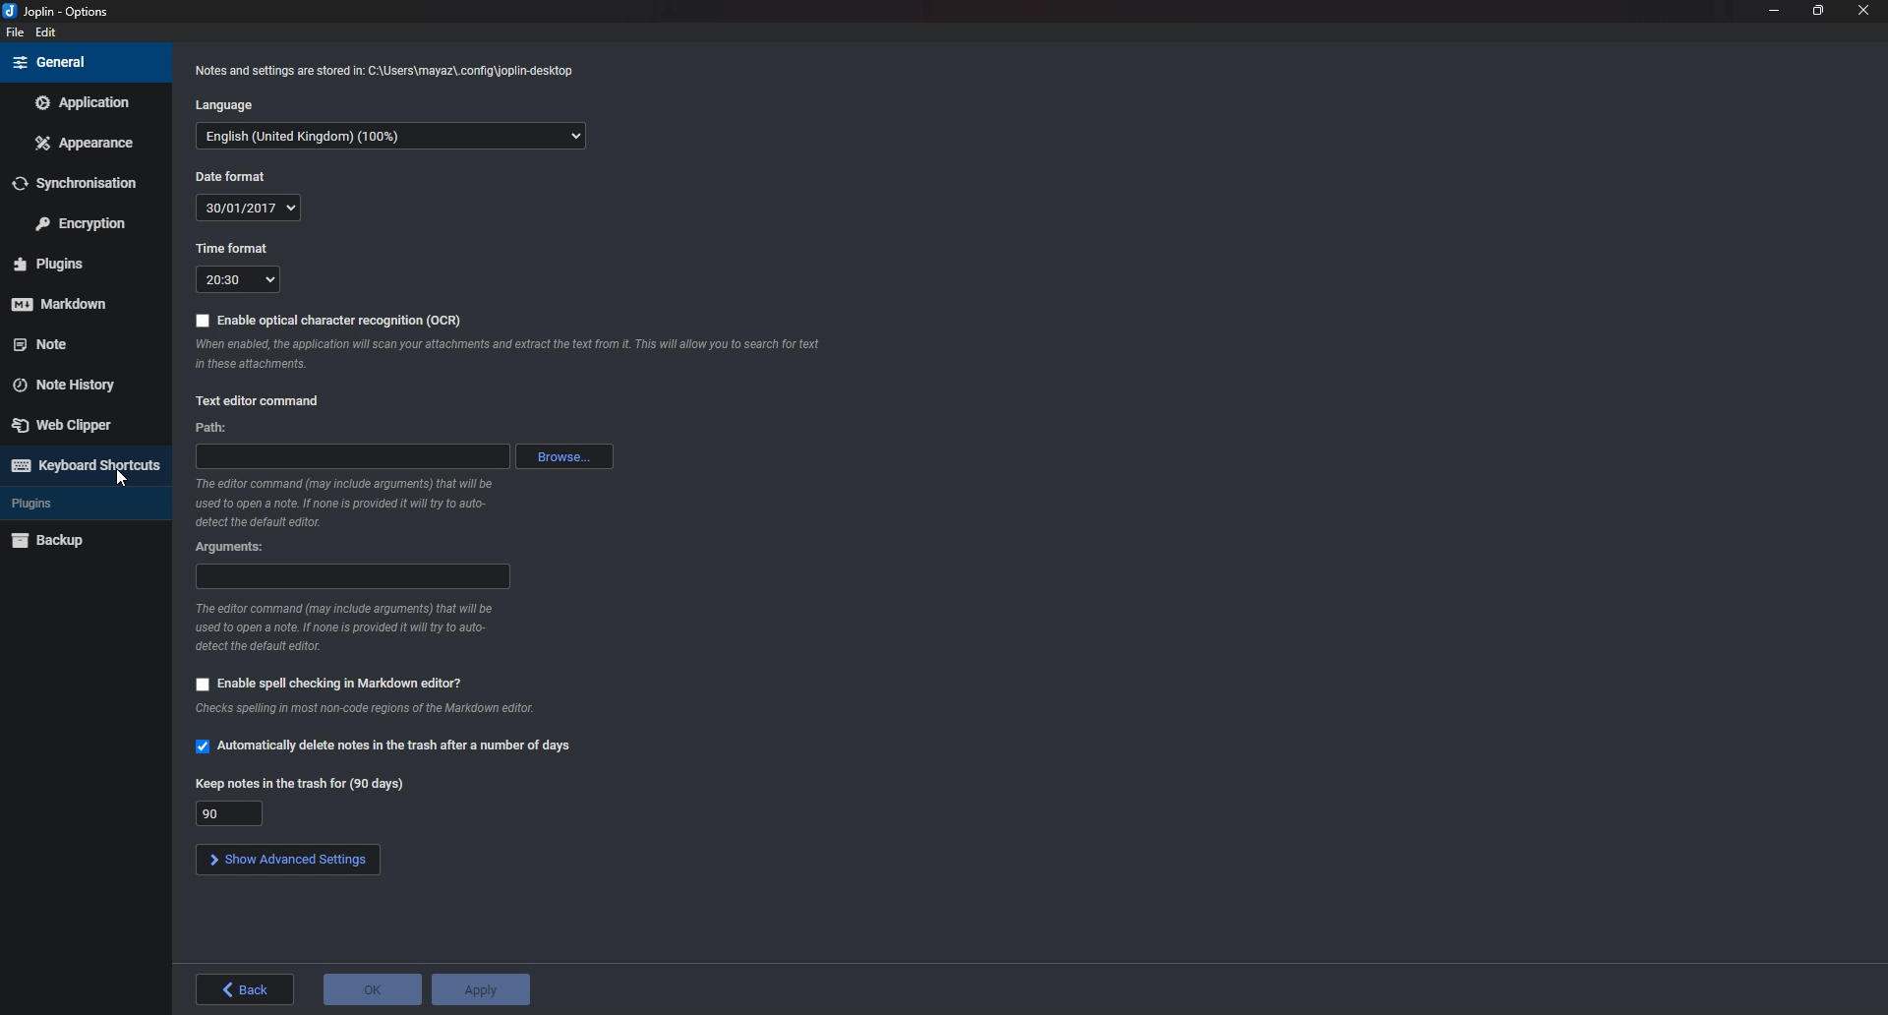 This screenshot has width=1888, height=1015. What do you see at coordinates (71, 504) in the screenshot?
I see `Plugins` at bounding box center [71, 504].